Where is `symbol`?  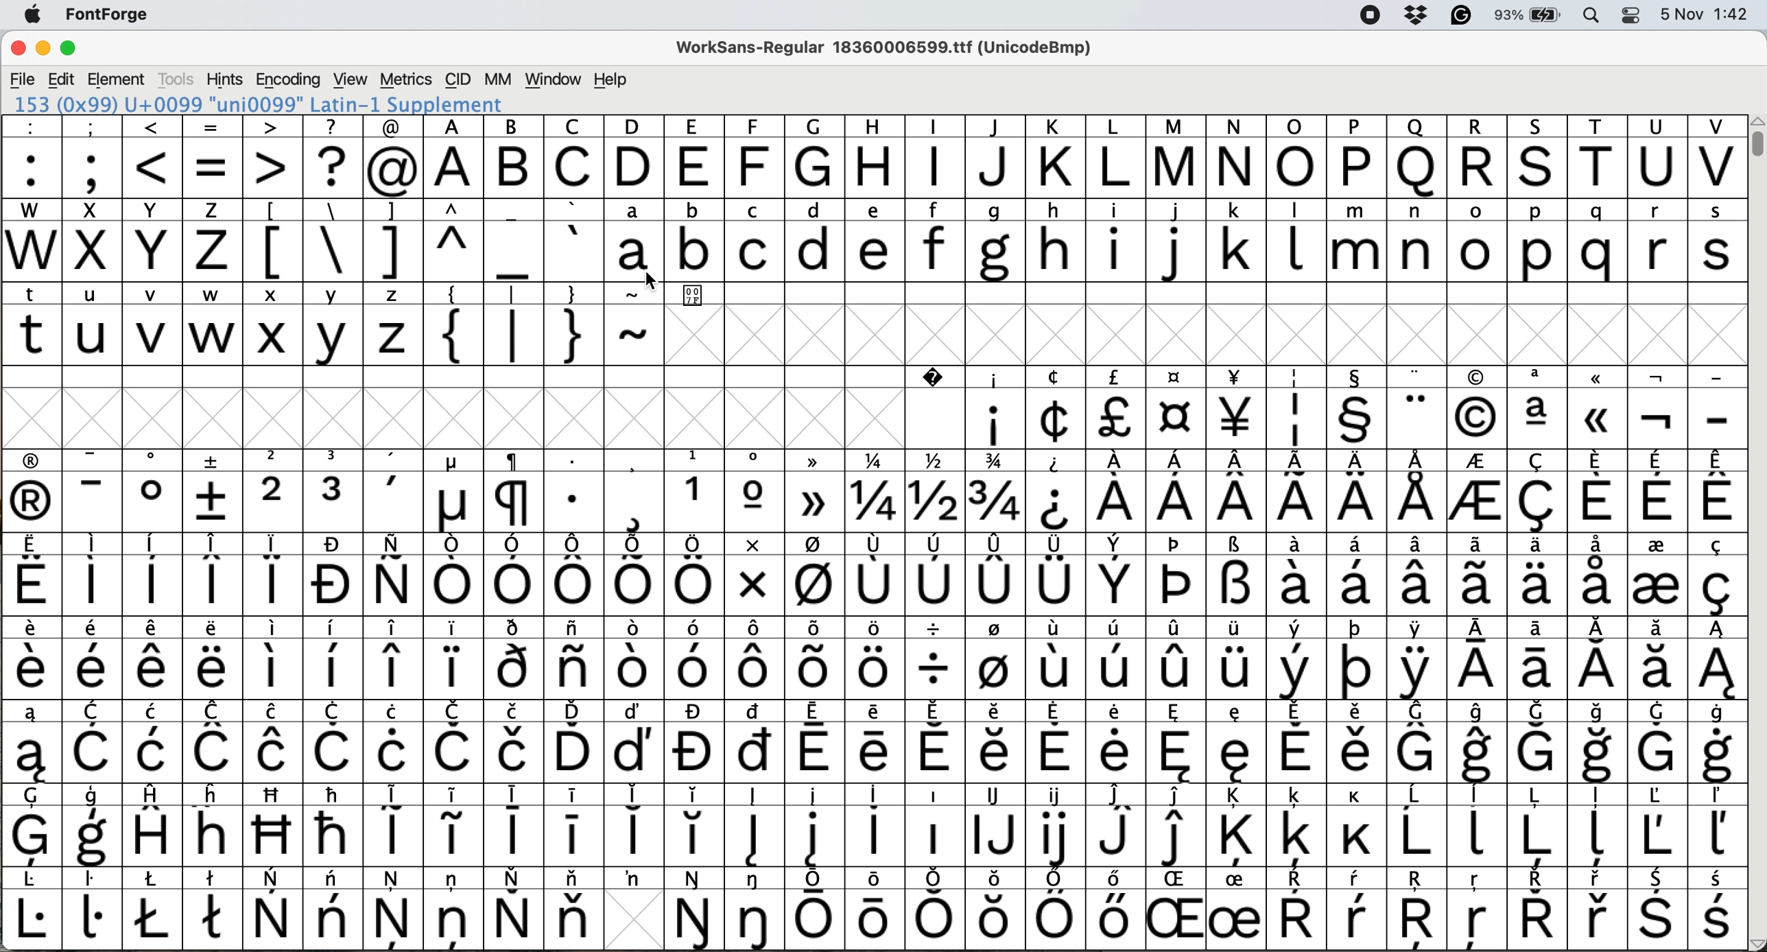
symbol is located at coordinates (156, 824).